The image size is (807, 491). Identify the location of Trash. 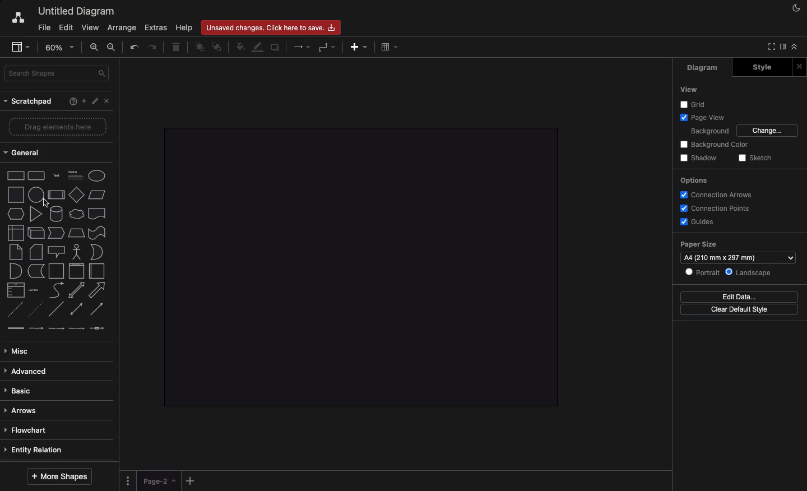
(176, 48).